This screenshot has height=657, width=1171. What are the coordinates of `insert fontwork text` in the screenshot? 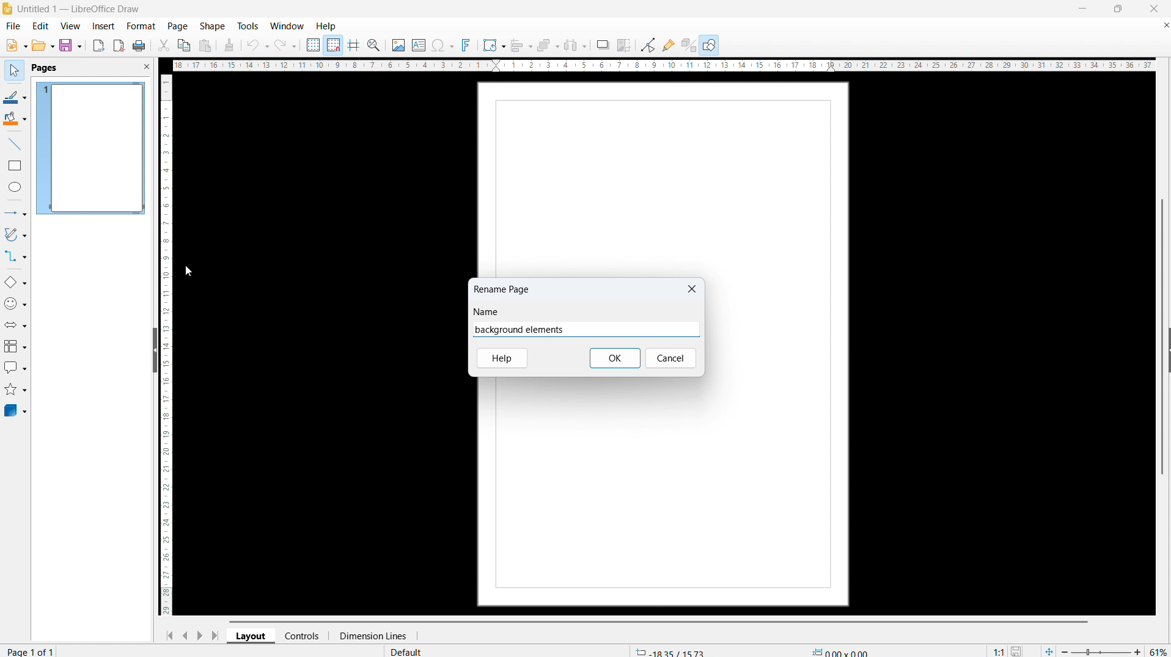 It's located at (466, 45).